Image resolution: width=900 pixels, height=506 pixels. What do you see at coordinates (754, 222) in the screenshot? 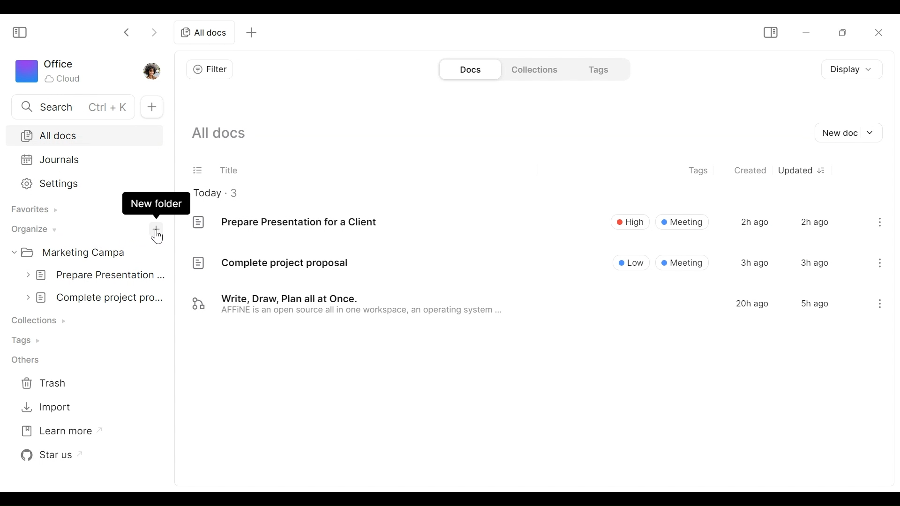
I see `2h ago` at bounding box center [754, 222].